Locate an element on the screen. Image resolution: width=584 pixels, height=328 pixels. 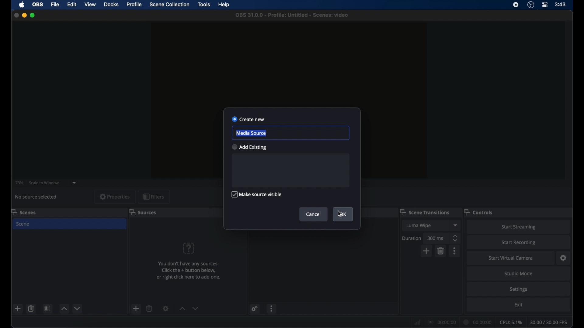
create new is located at coordinates (248, 119).